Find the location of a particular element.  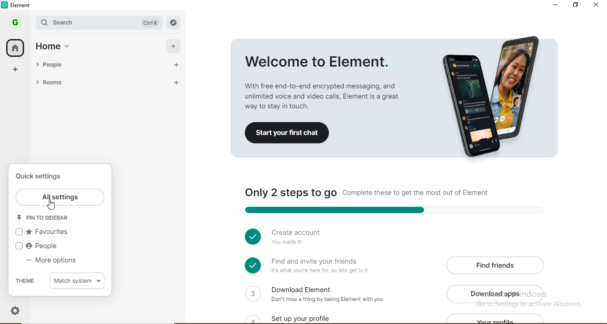

People is located at coordinates (38, 247).